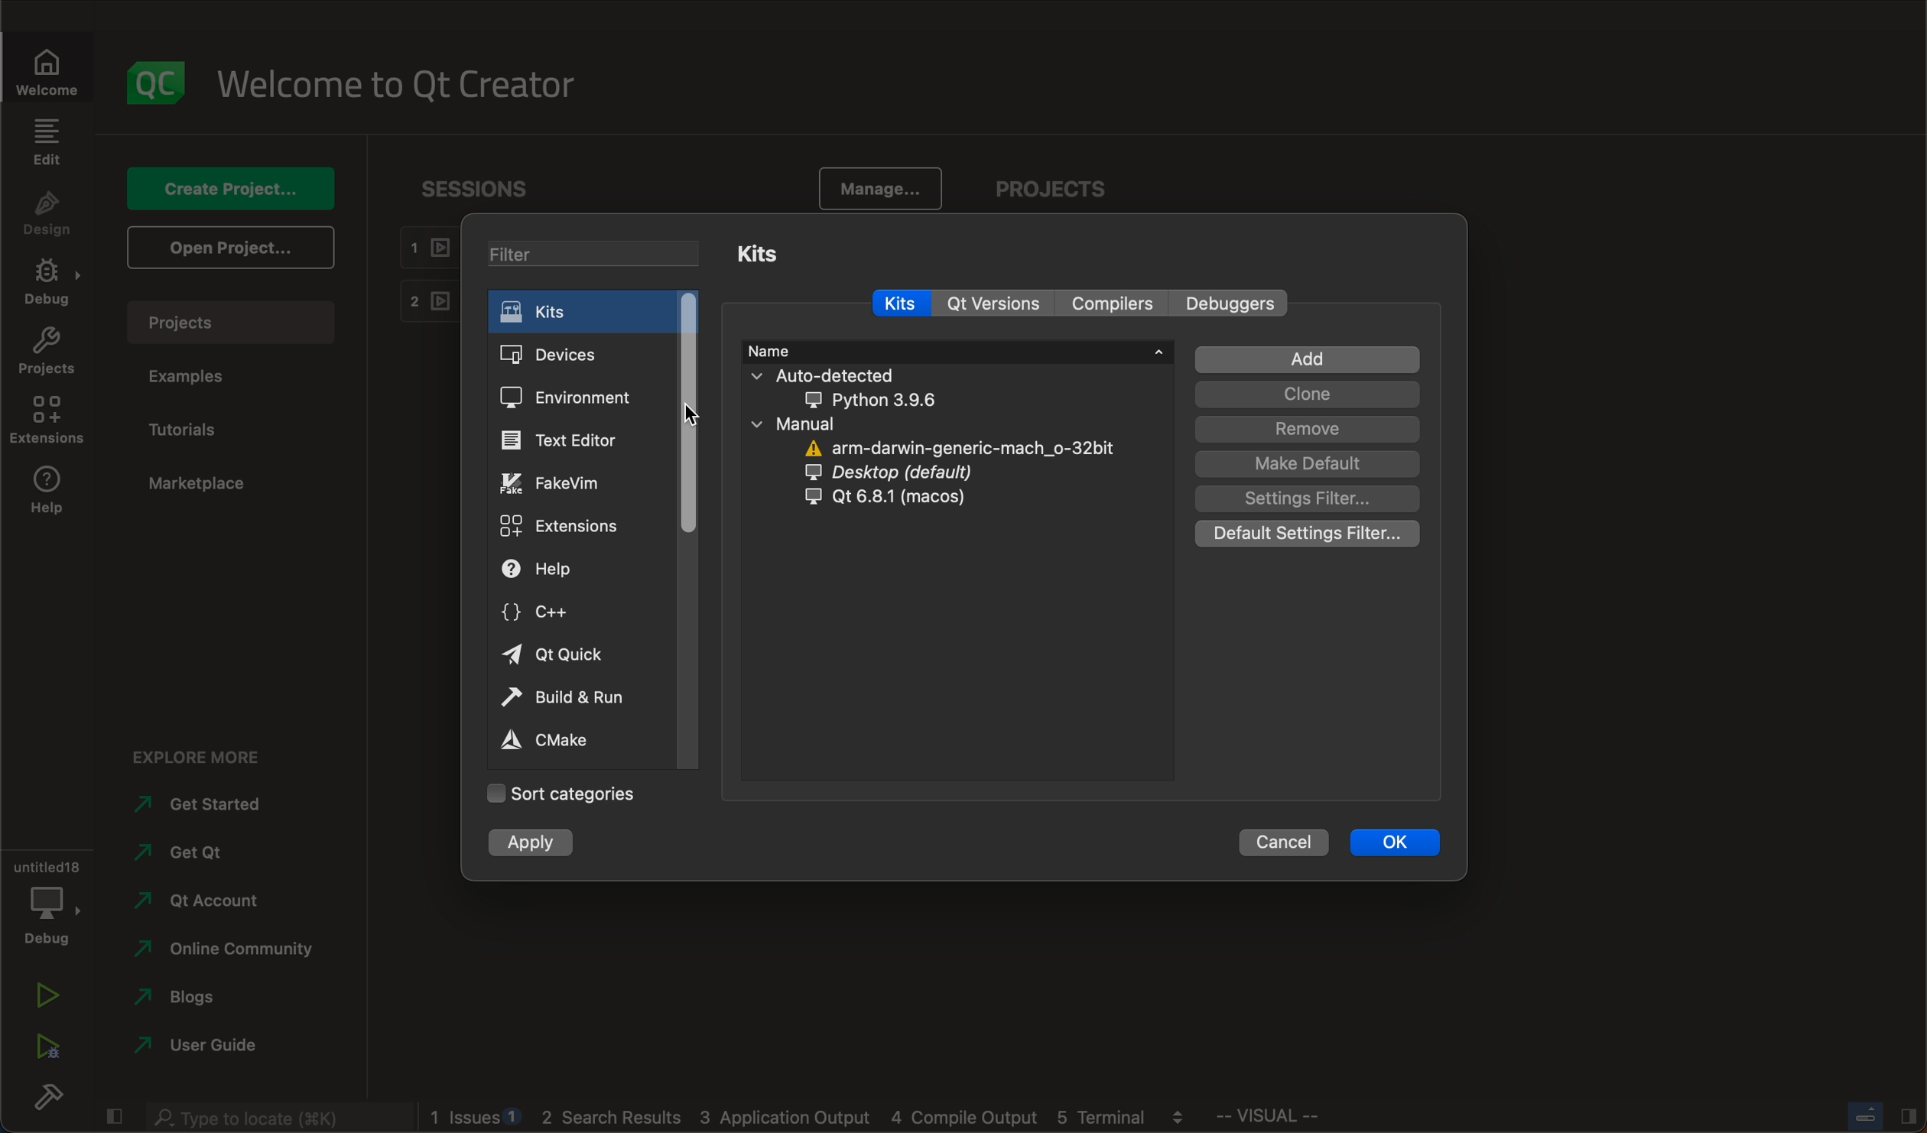  Describe the element at coordinates (466, 184) in the screenshot. I see `sessions` at that location.